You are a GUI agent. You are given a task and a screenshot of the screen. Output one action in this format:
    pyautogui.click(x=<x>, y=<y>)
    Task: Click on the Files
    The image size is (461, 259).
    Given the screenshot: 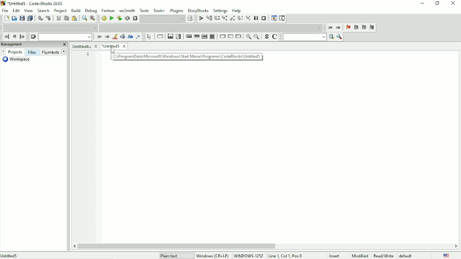 What is the action you would take?
    pyautogui.click(x=33, y=52)
    